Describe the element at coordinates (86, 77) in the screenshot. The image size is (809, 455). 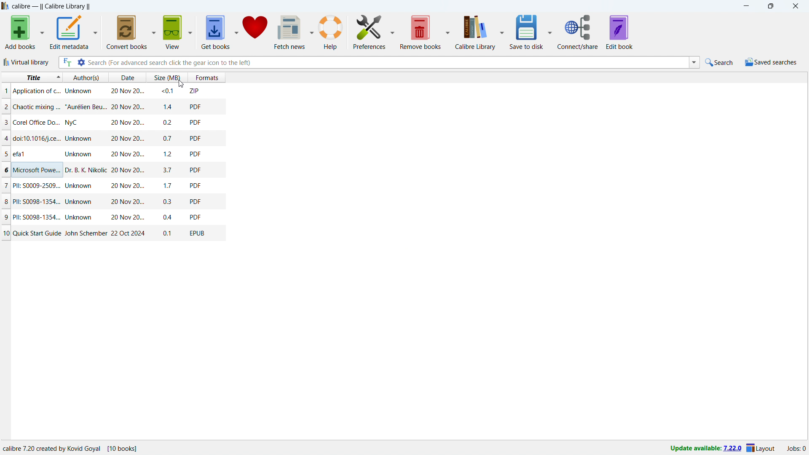
I see `authors` at that location.